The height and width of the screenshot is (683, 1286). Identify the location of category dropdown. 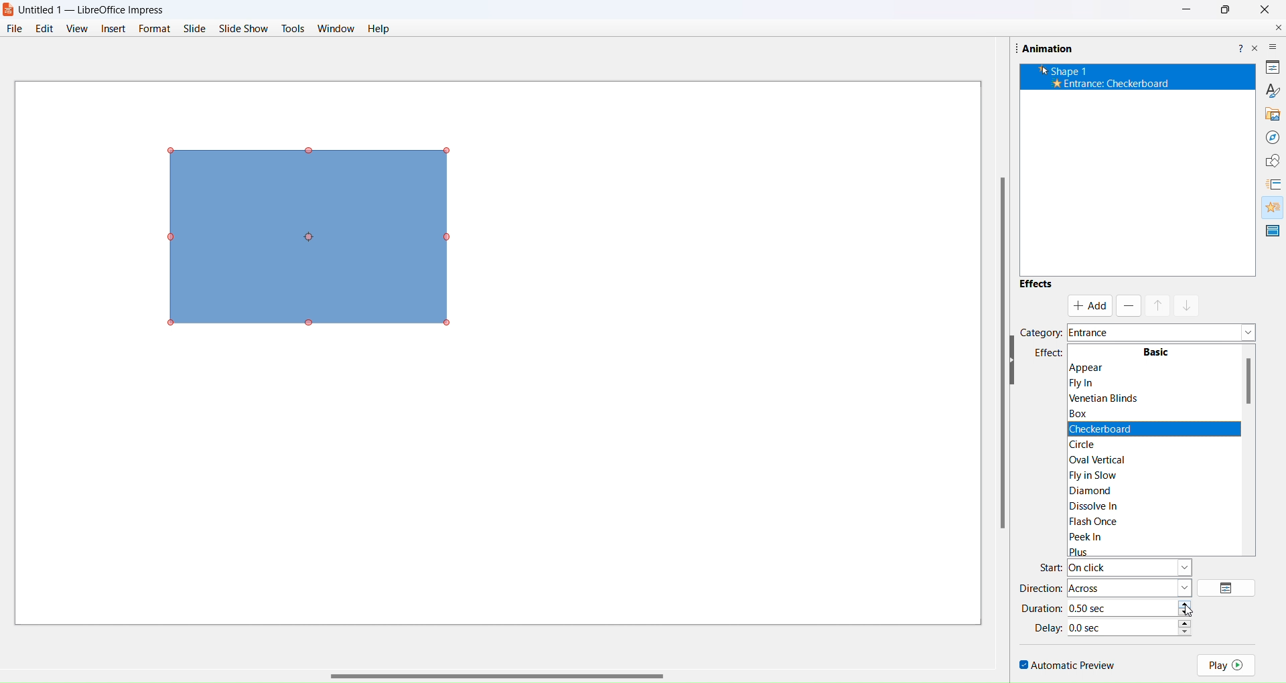
(1163, 333).